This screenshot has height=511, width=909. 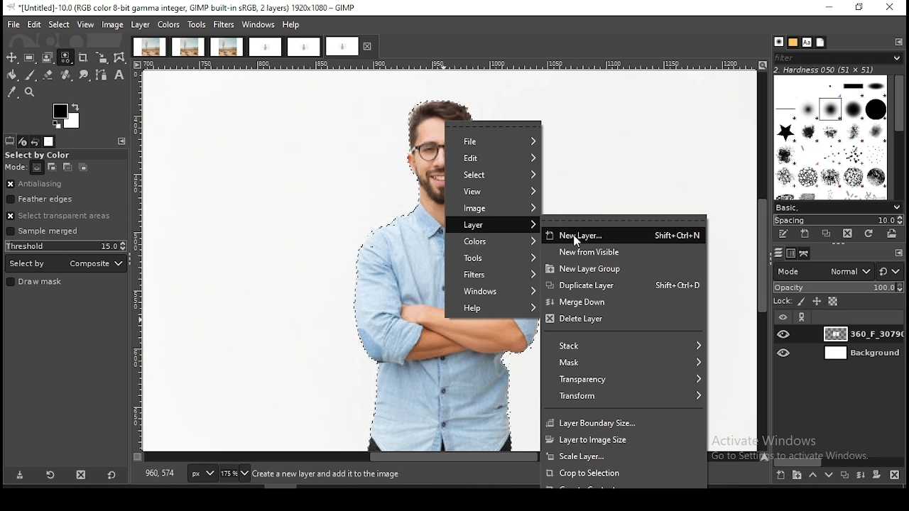 What do you see at coordinates (29, 57) in the screenshot?
I see `rectangle select tool` at bounding box center [29, 57].